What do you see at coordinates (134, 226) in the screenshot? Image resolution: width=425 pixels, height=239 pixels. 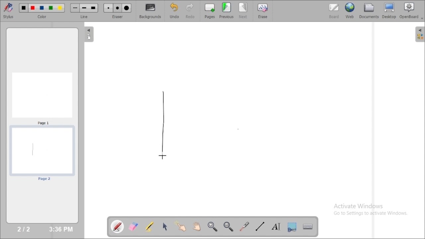 I see `erase annotation` at bounding box center [134, 226].